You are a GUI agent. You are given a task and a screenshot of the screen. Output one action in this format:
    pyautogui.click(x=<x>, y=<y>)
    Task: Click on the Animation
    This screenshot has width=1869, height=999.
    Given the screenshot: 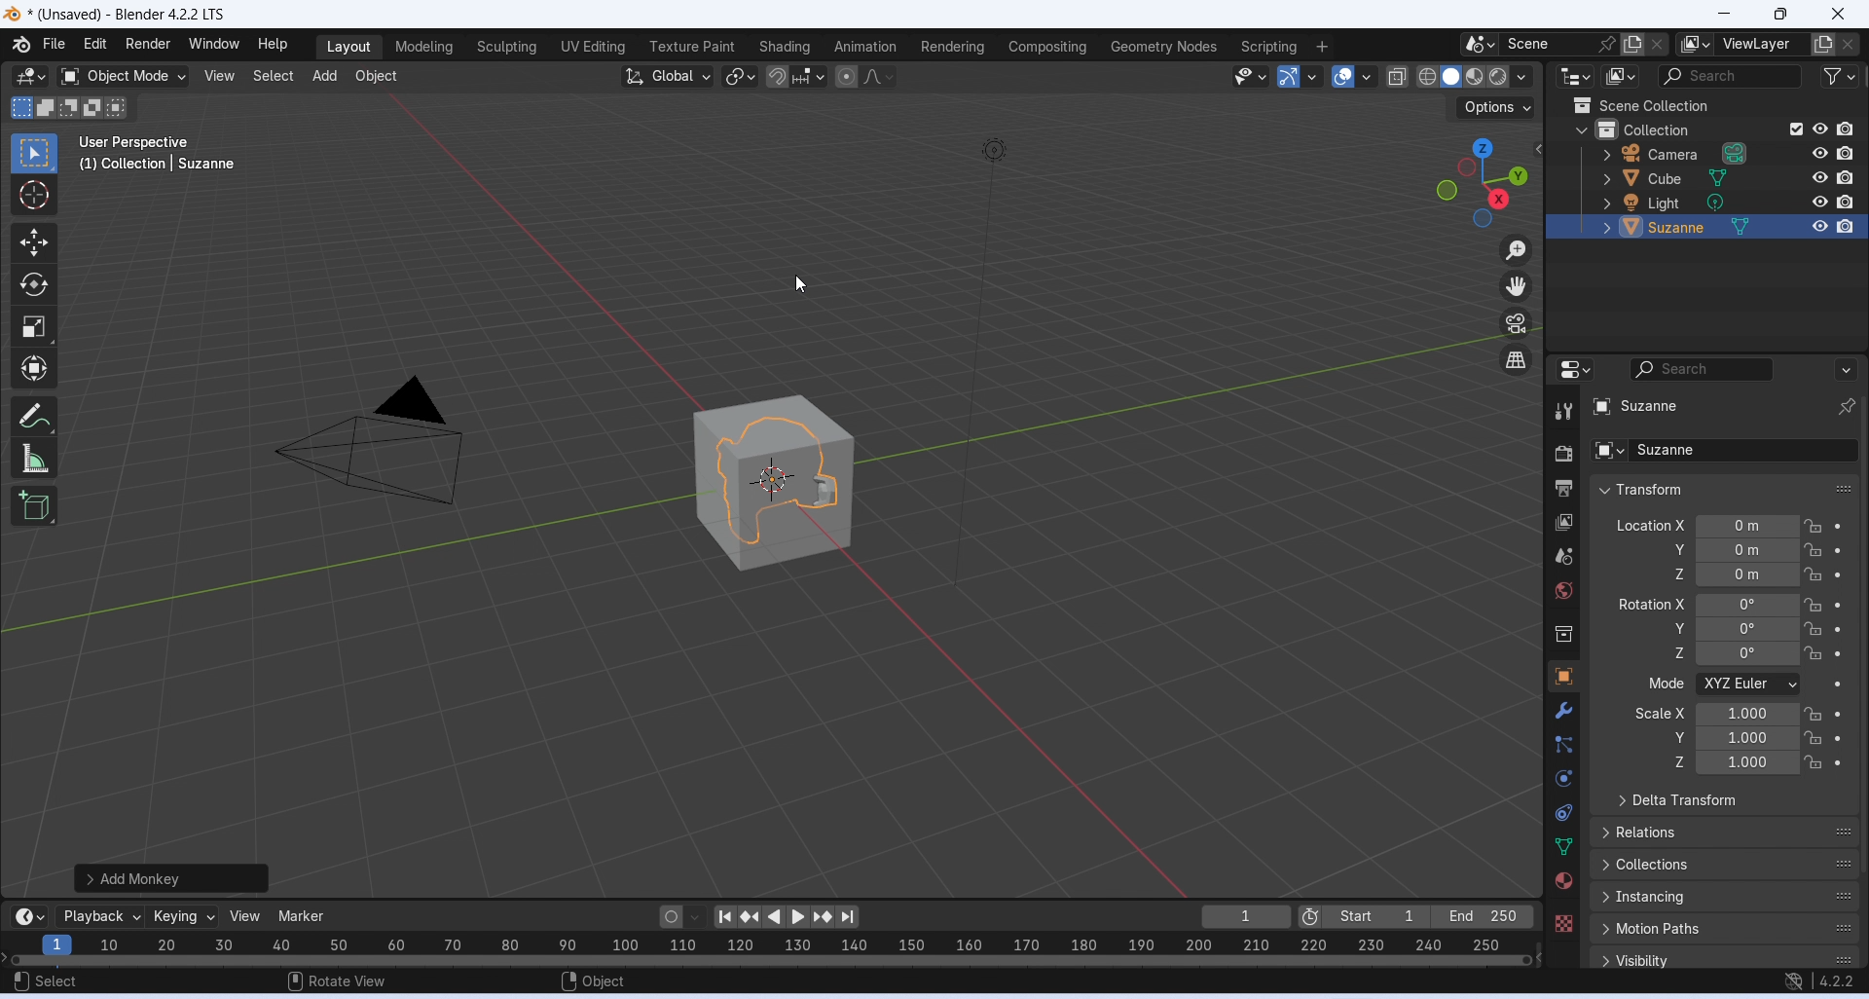 What is the action you would take?
    pyautogui.click(x=863, y=46)
    